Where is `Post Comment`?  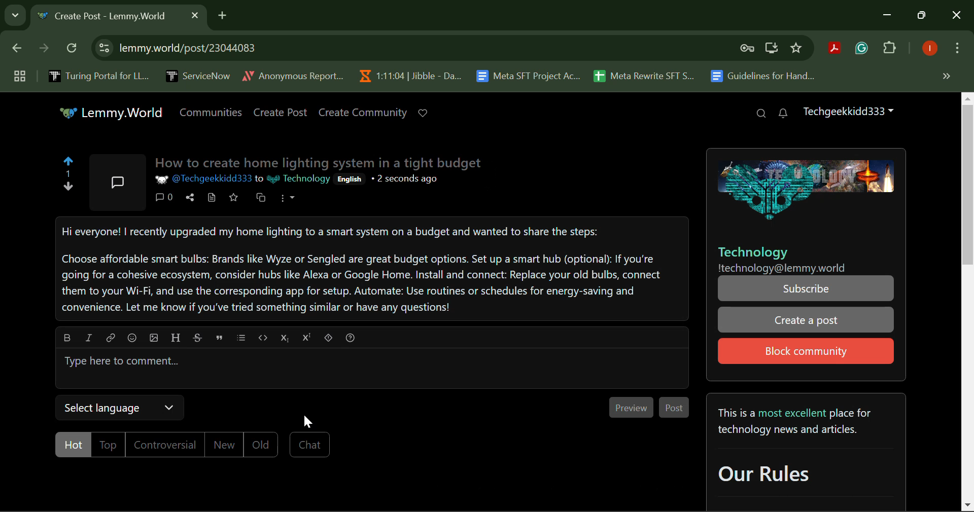
Post Comment is located at coordinates (675, 408).